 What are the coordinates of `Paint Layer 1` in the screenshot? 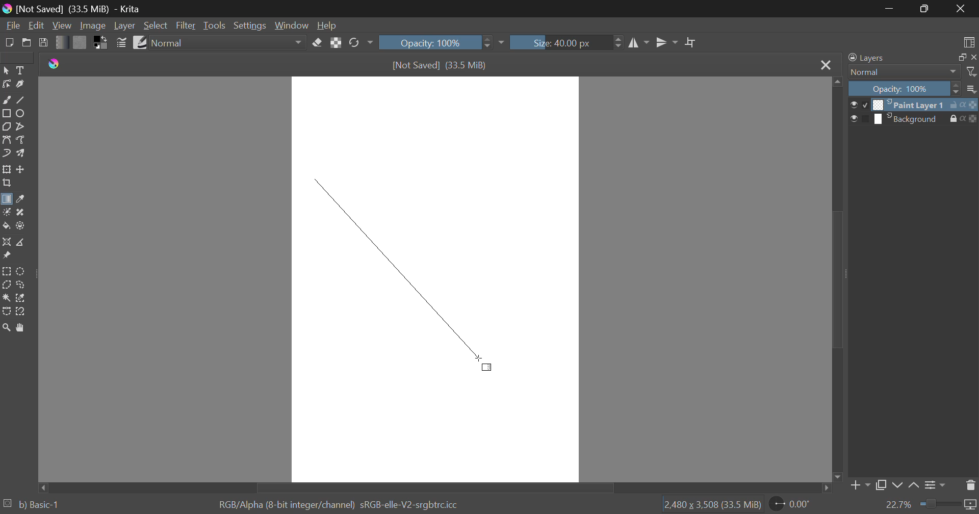 It's located at (911, 104).